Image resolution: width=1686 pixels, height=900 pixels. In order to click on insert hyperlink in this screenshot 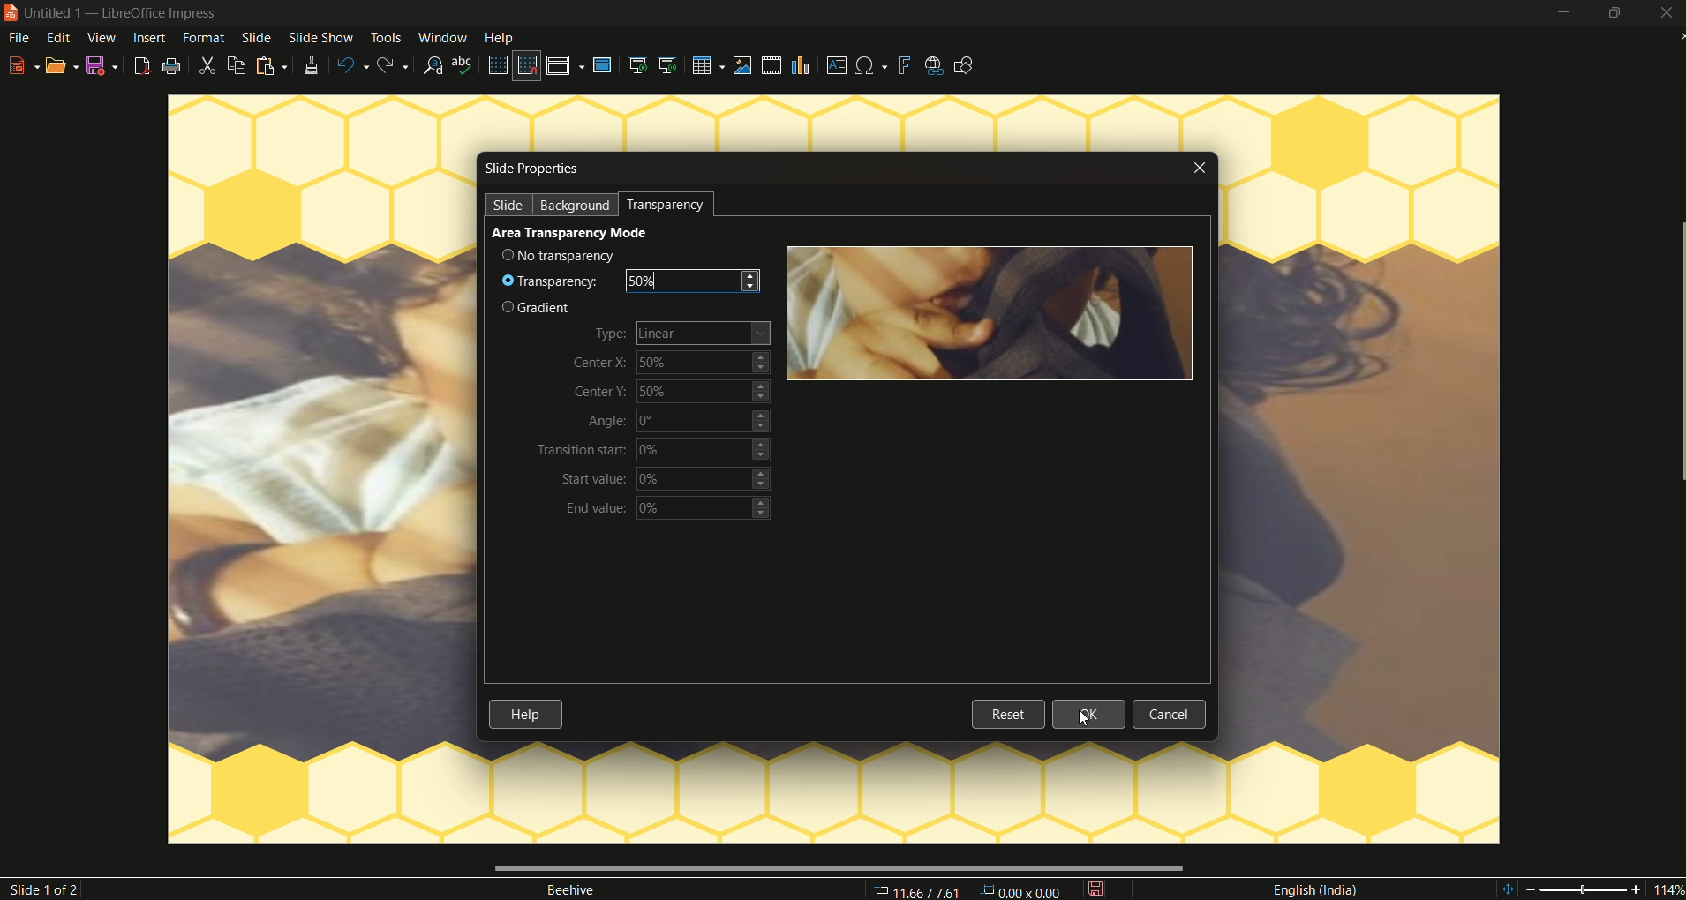, I will do `click(934, 66)`.